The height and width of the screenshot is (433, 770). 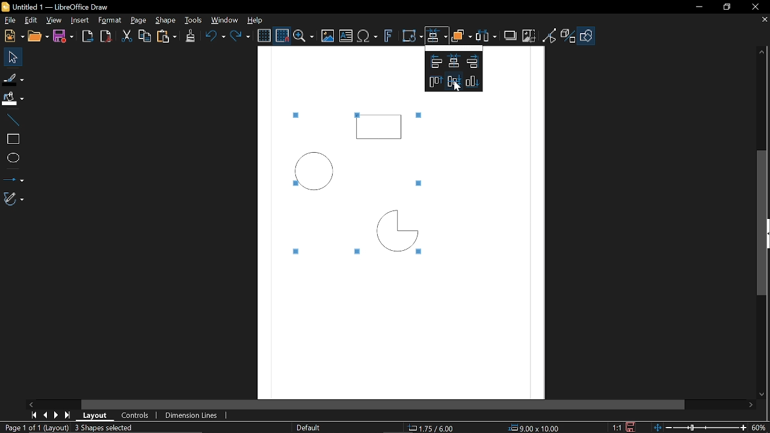 What do you see at coordinates (167, 37) in the screenshot?
I see `paste` at bounding box center [167, 37].